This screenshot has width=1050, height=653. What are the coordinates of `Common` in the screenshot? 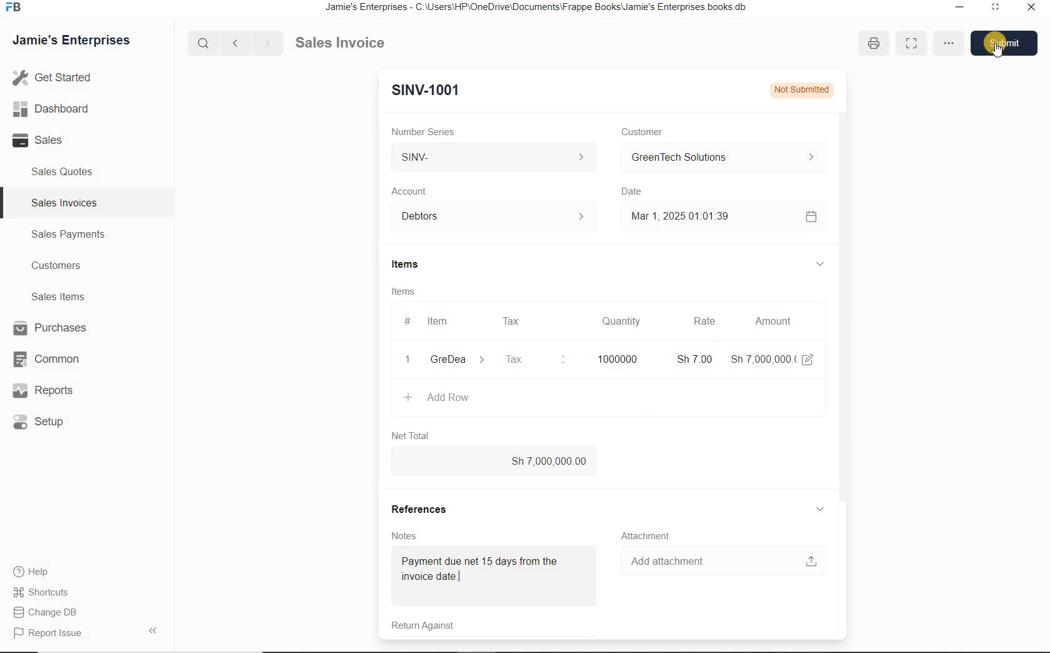 It's located at (44, 358).